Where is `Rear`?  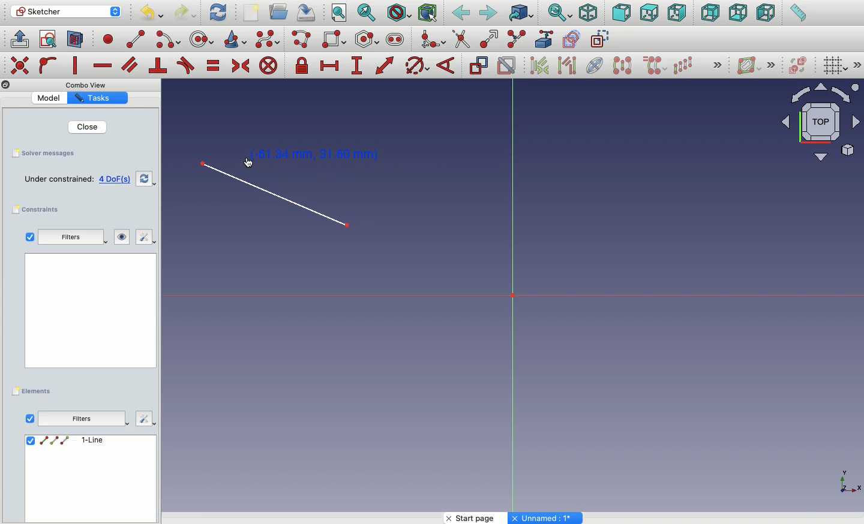 Rear is located at coordinates (709, 13).